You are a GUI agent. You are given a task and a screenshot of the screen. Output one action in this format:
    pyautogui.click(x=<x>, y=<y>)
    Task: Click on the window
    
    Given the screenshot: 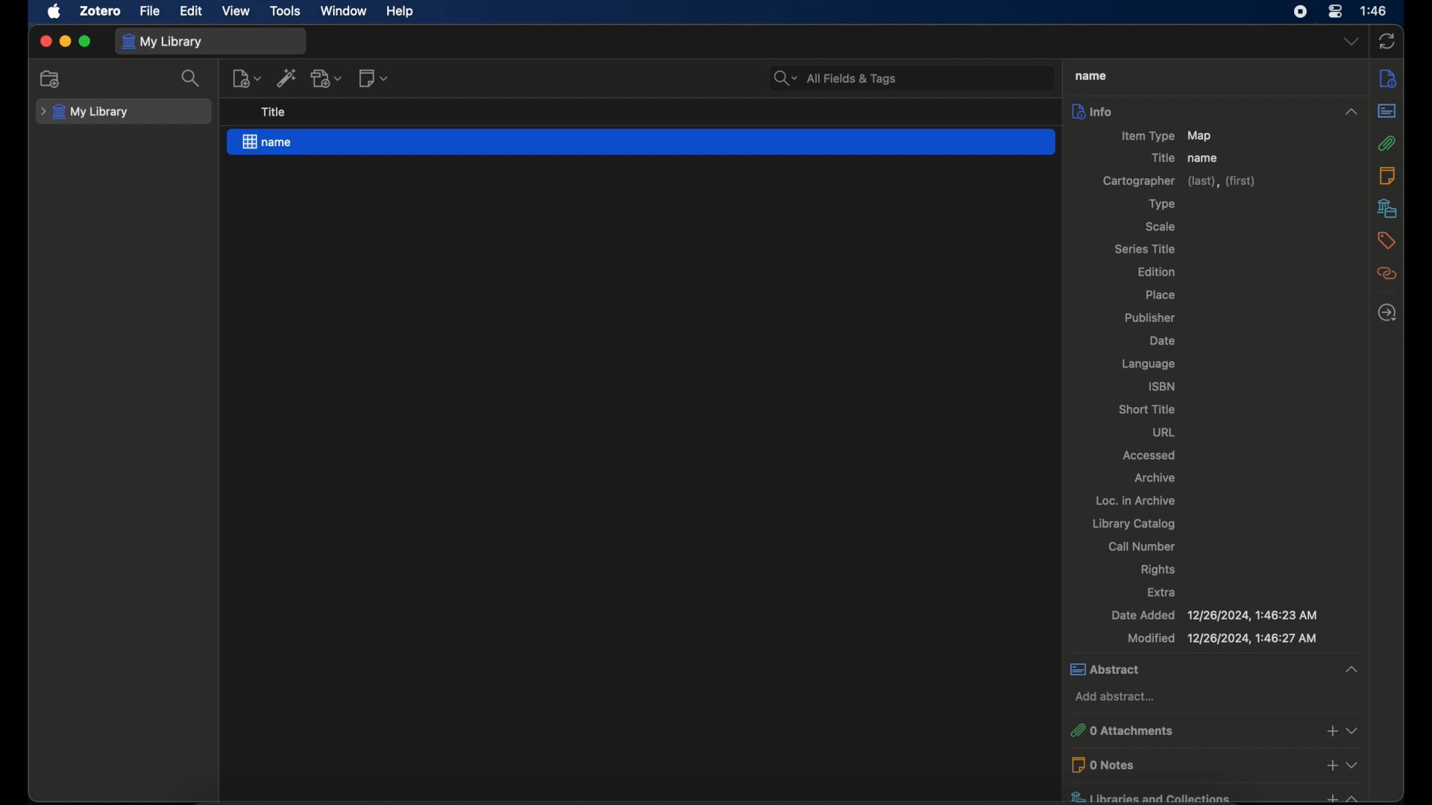 What is the action you would take?
    pyautogui.click(x=344, y=10)
    